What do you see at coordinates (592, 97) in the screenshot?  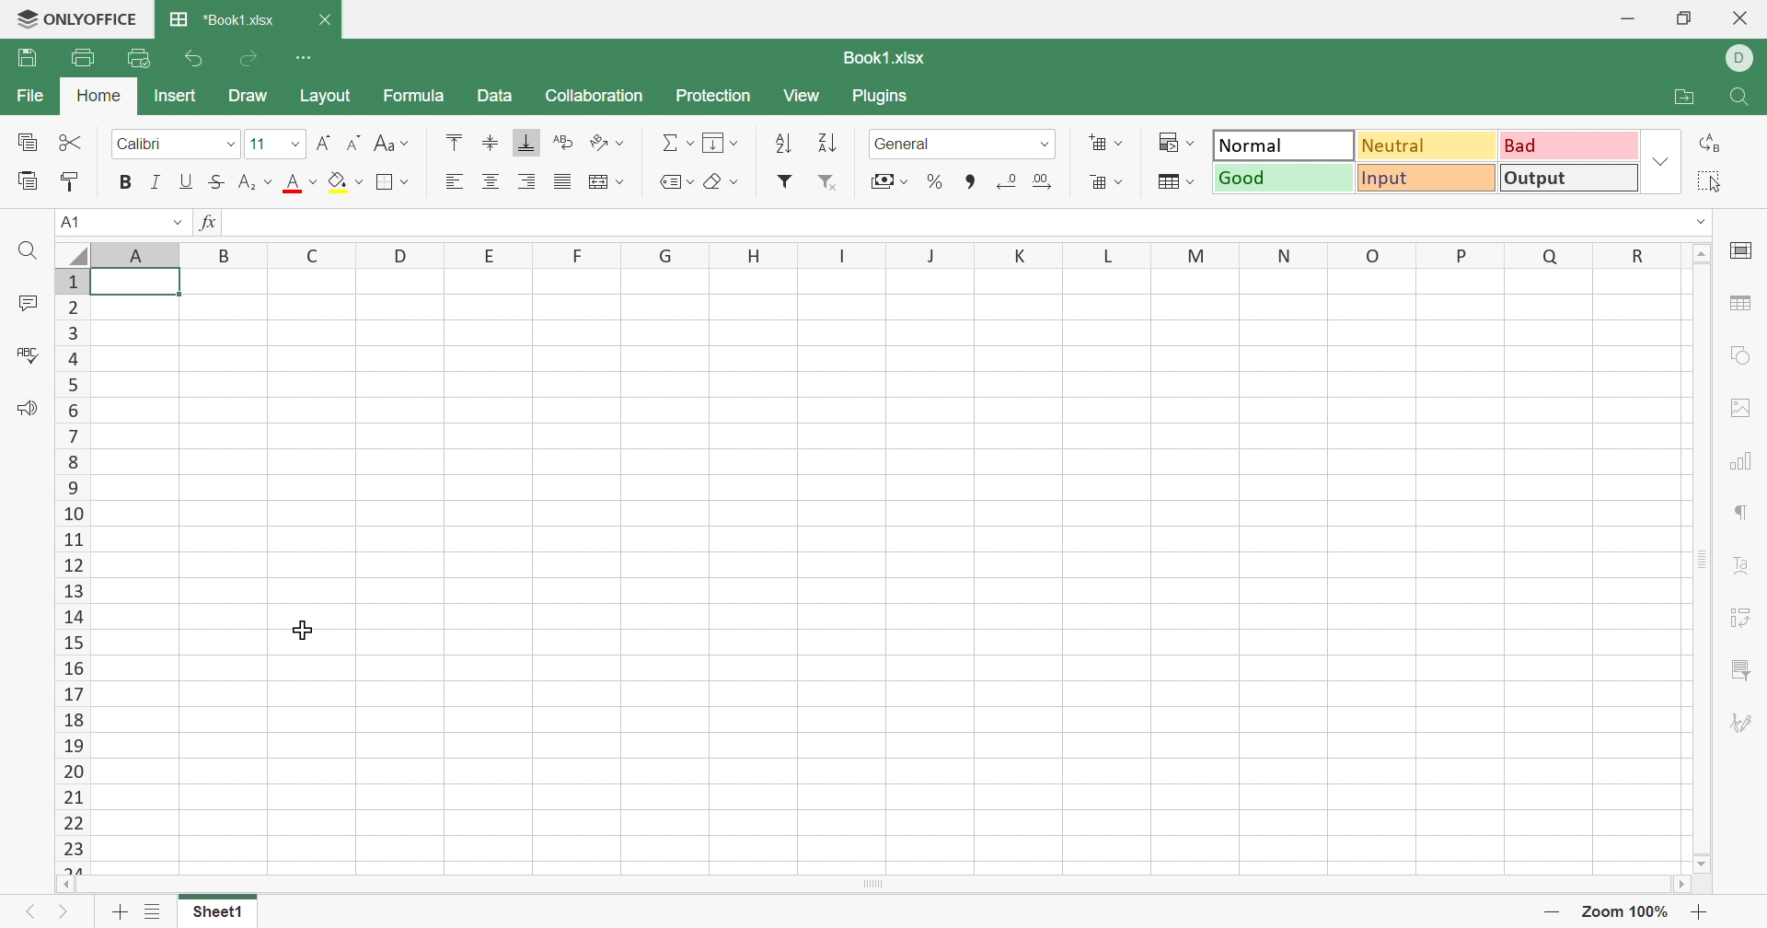 I see `Collaboration` at bounding box center [592, 97].